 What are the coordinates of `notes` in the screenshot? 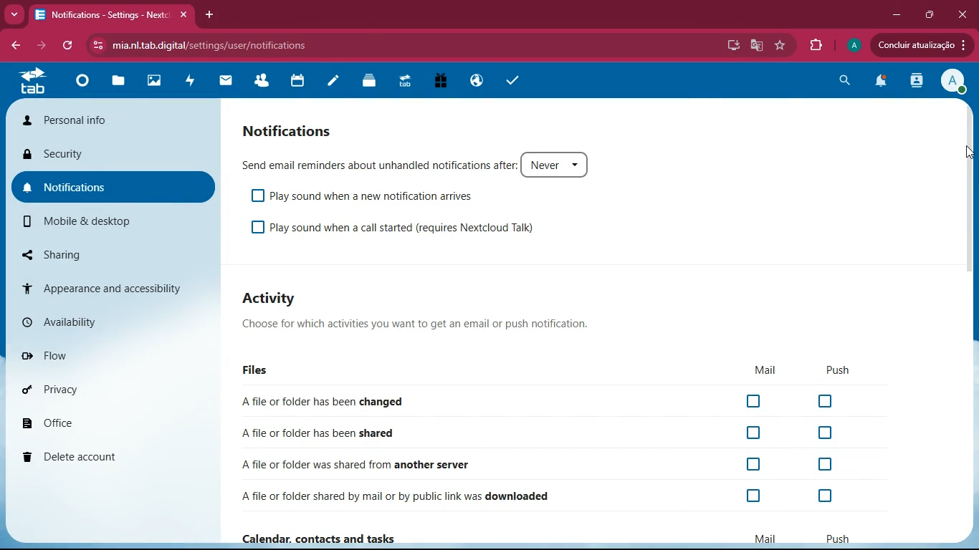 It's located at (331, 84).